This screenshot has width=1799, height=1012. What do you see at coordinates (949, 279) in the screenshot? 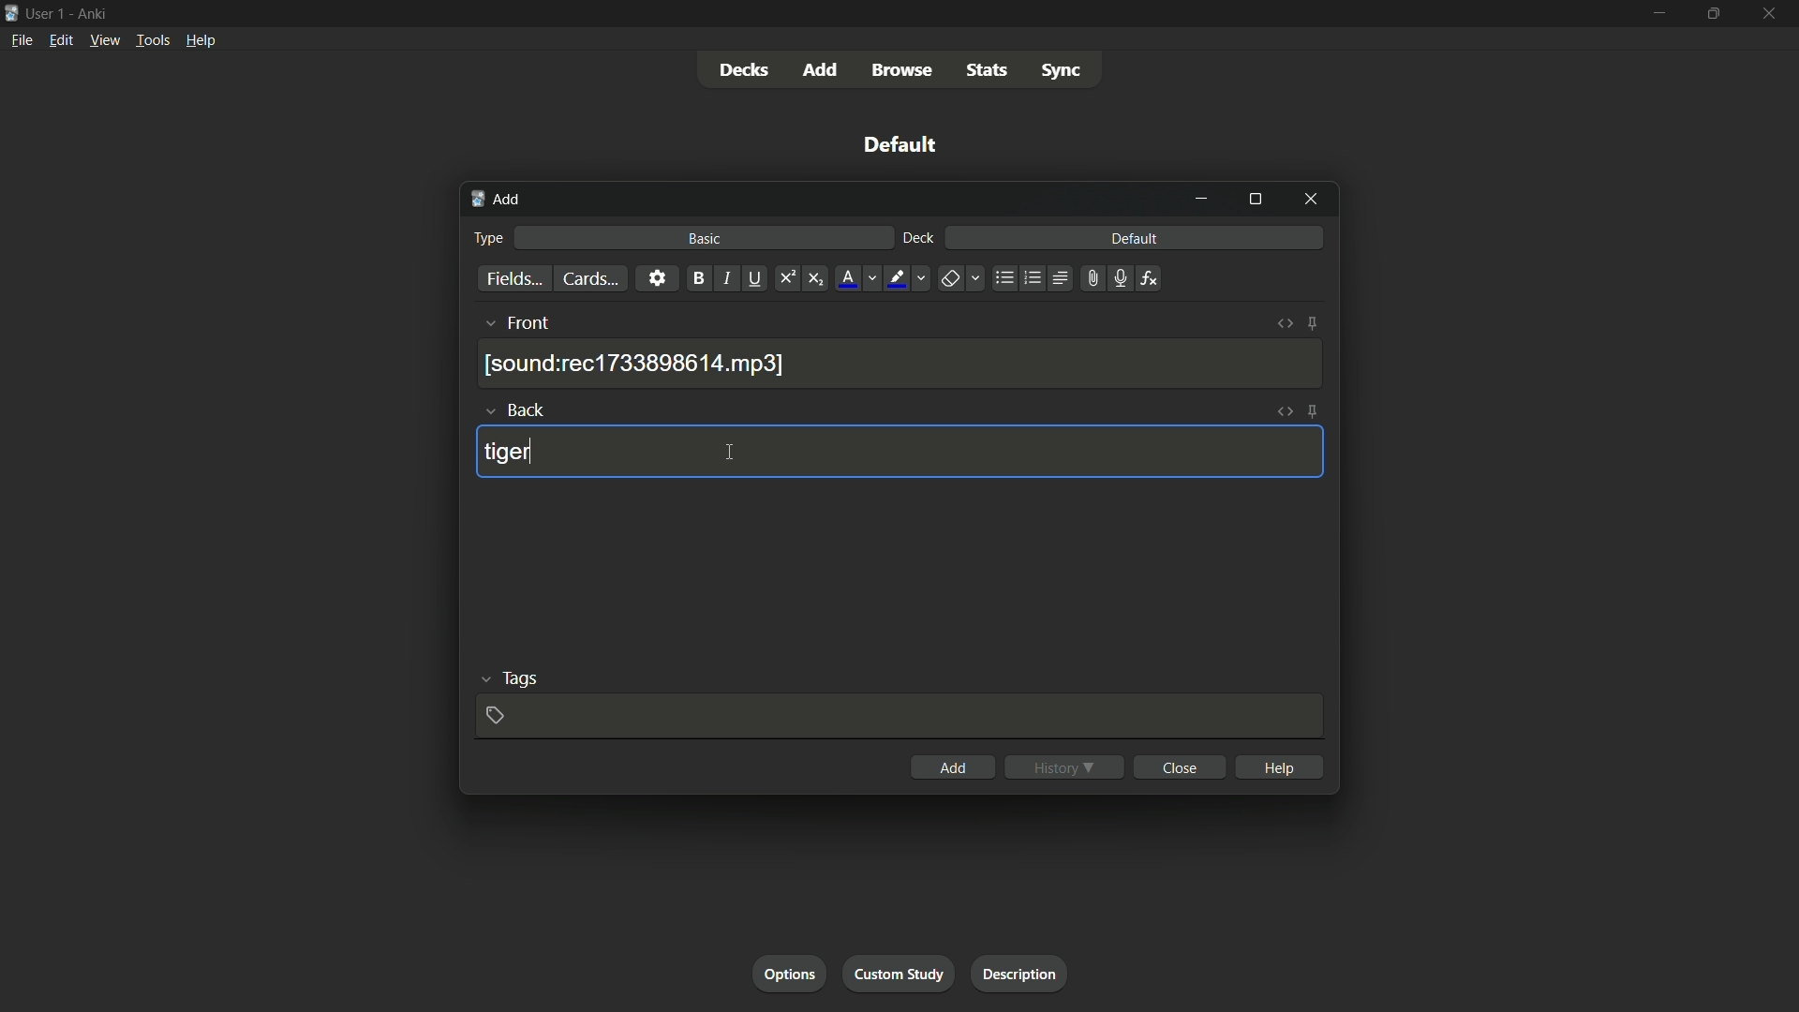
I see `remove  formatting` at bounding box center [949, 279].